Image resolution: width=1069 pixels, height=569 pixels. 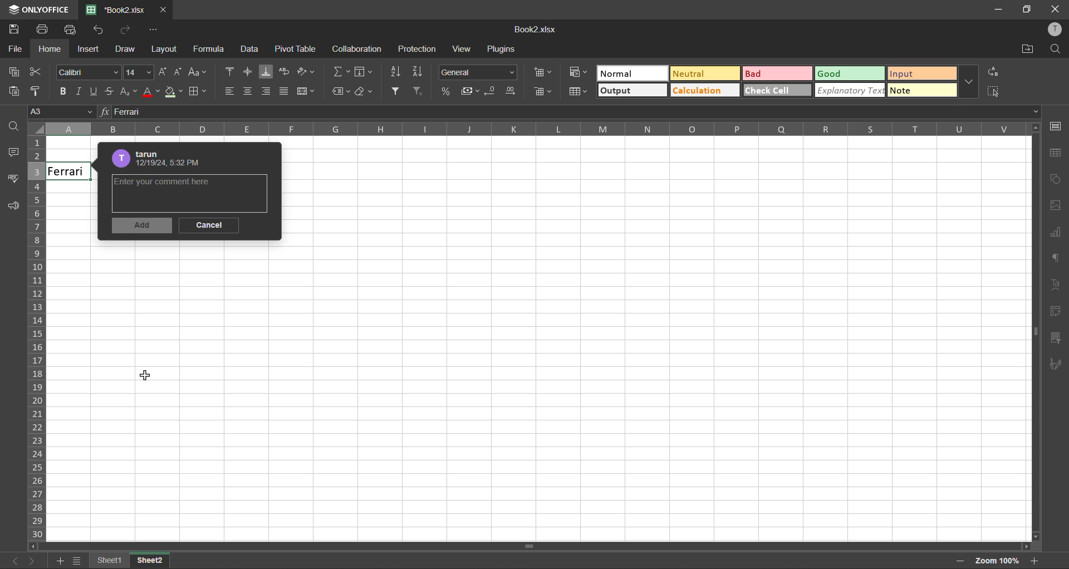 What do you see at coordinates (1057, 181) in the screenshot?
I see `shapes` at bounding box center [1057, 181].